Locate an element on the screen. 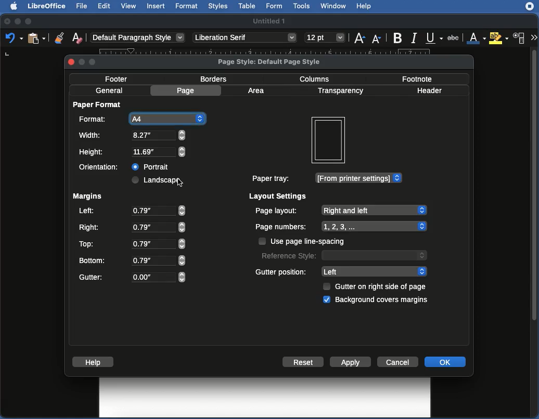 The image size is (539, 419). Page is located at coordinates (187, 91).